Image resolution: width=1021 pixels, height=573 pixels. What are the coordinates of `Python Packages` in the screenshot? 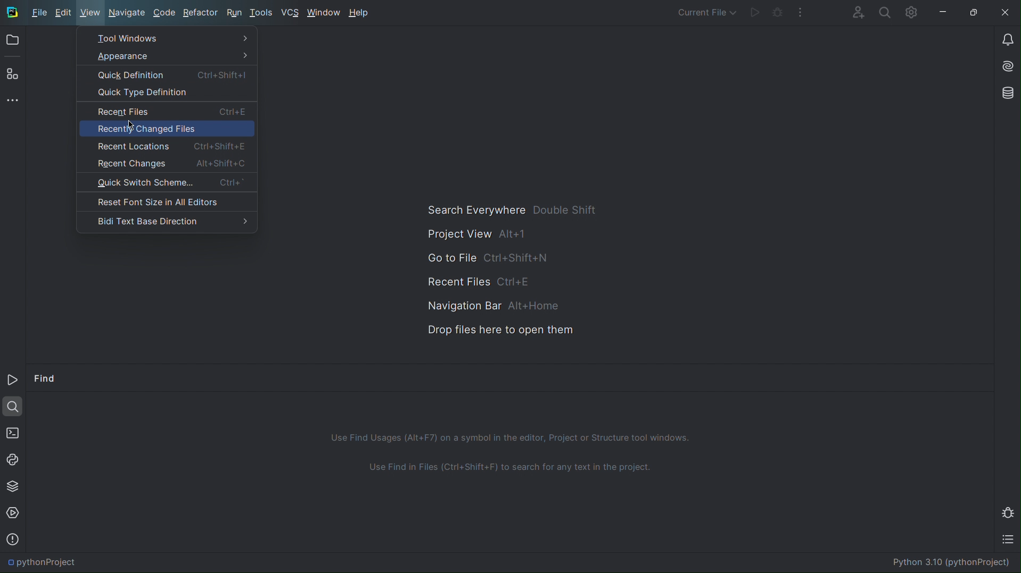 It's located at (12, 485).